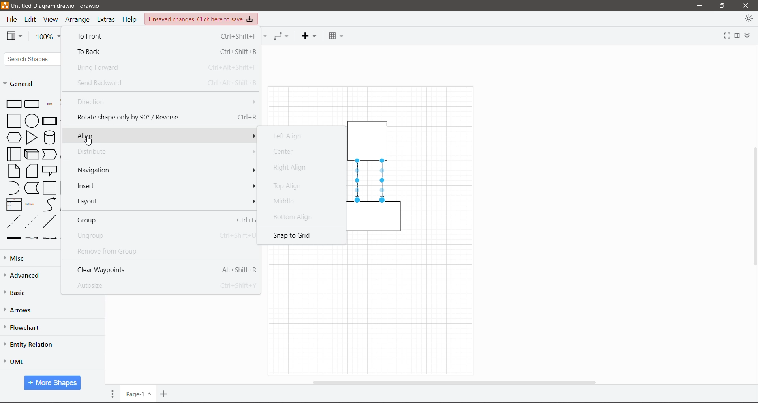  What do you see at coordinates (163, 236) in the screenshot?
I see `Ungroup` at bounding box center [163, 236].